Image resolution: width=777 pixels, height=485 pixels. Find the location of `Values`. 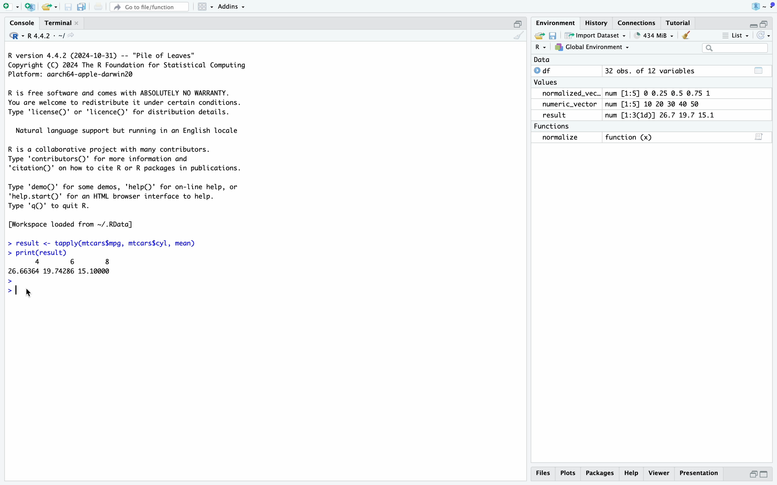

Values is located at coordinates (546, 83).